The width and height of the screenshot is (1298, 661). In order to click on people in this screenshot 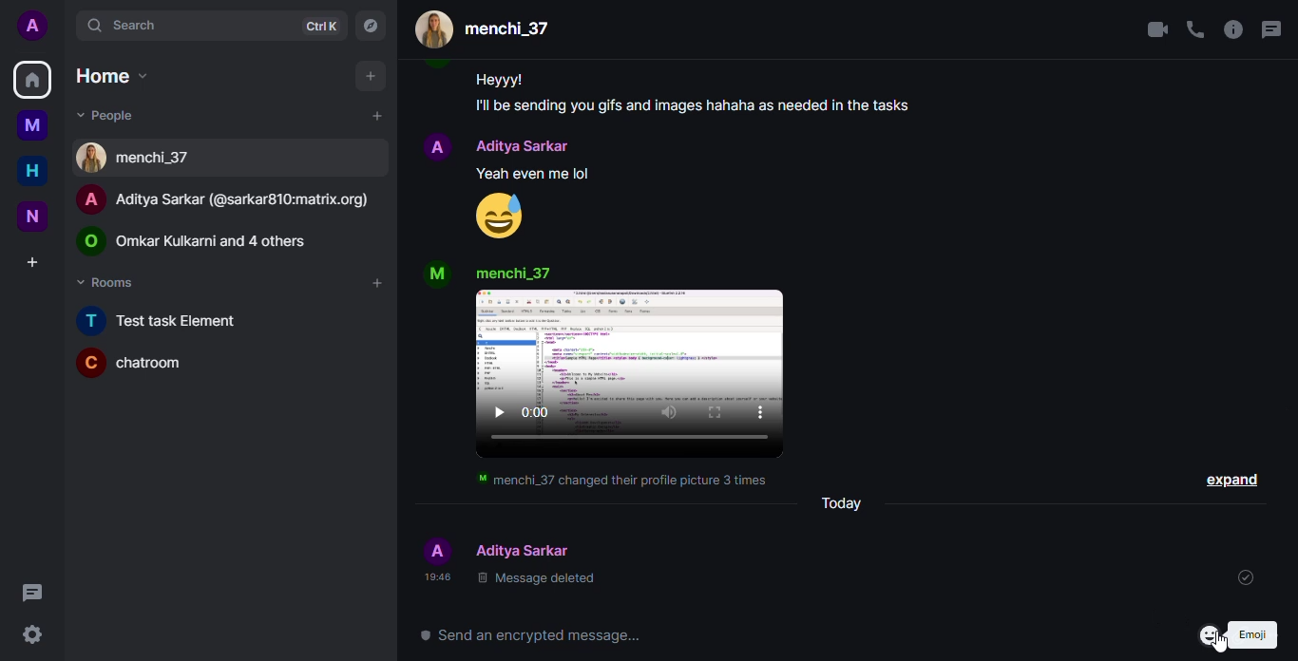, I will do `click(231, 199)`.